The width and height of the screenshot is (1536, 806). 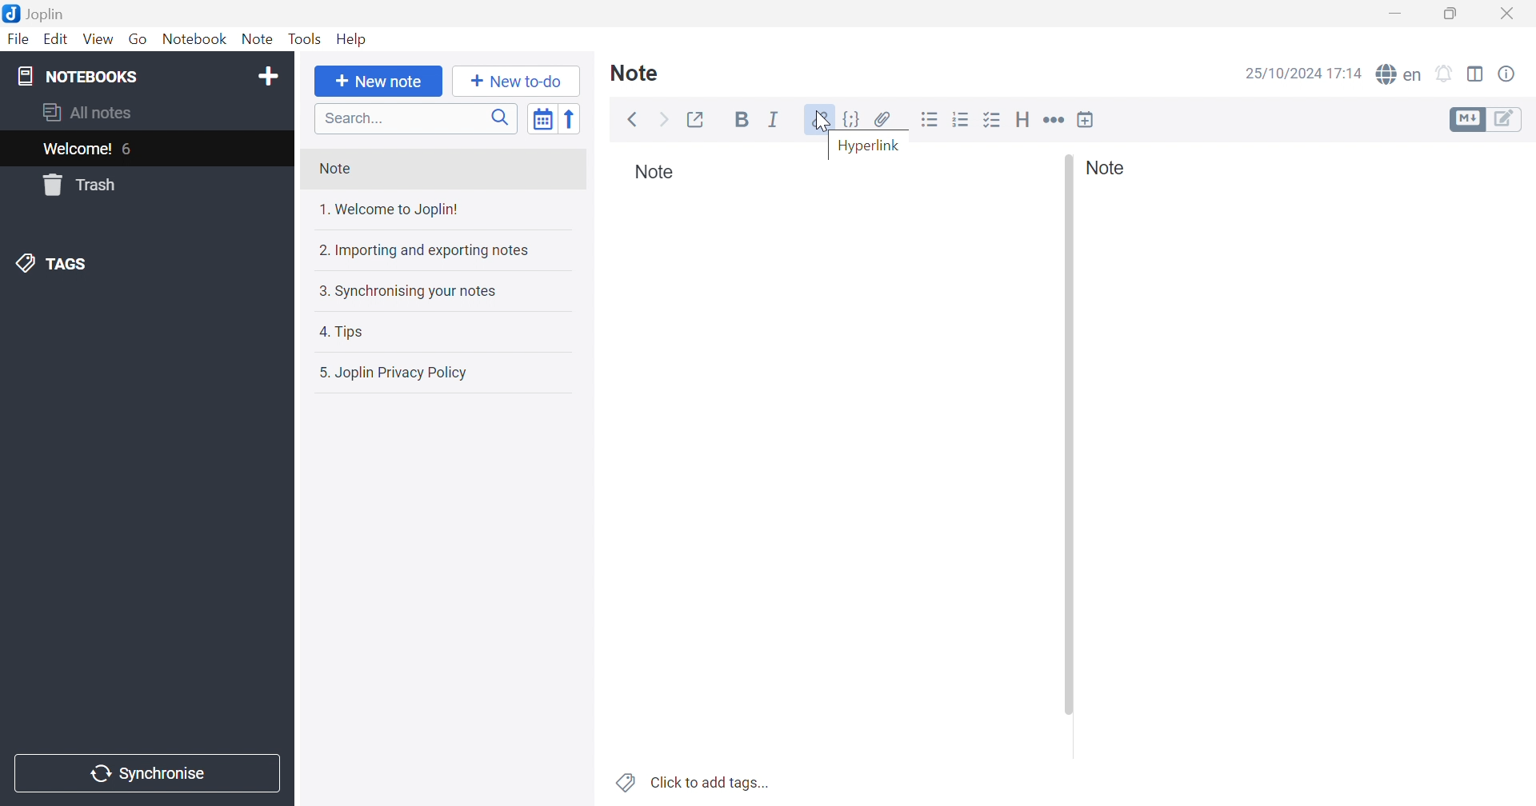 What do you see at coordinates (350, 41) in the screenshot?
I see `Help` at bounding box center [350, 41].